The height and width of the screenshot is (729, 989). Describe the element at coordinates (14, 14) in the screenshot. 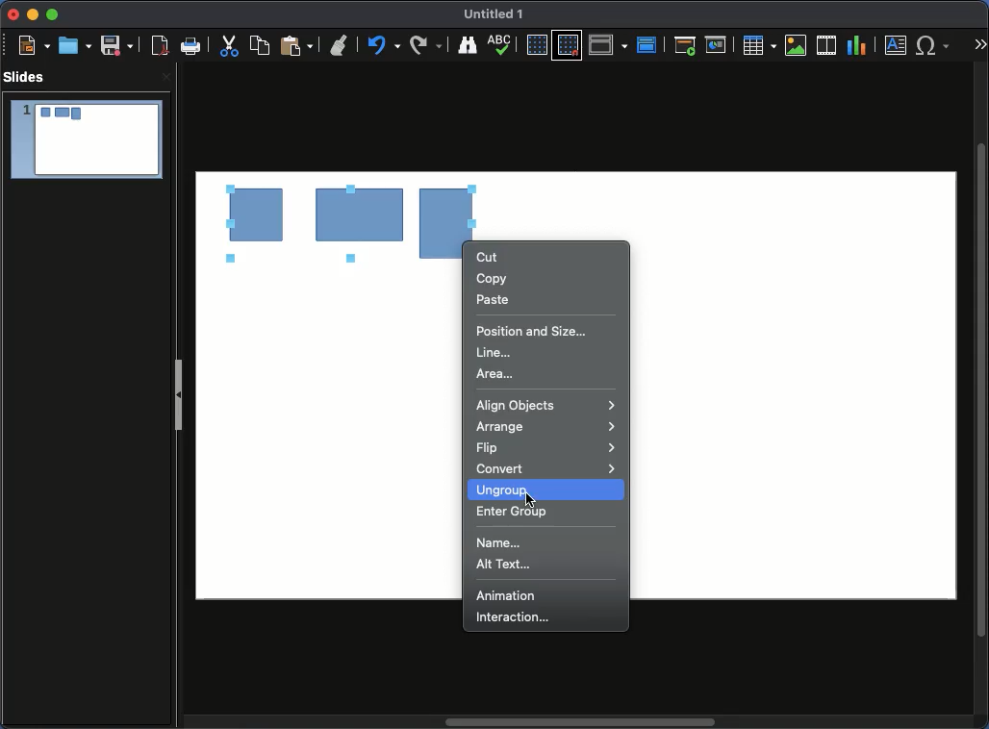

I see `Close` at that location.